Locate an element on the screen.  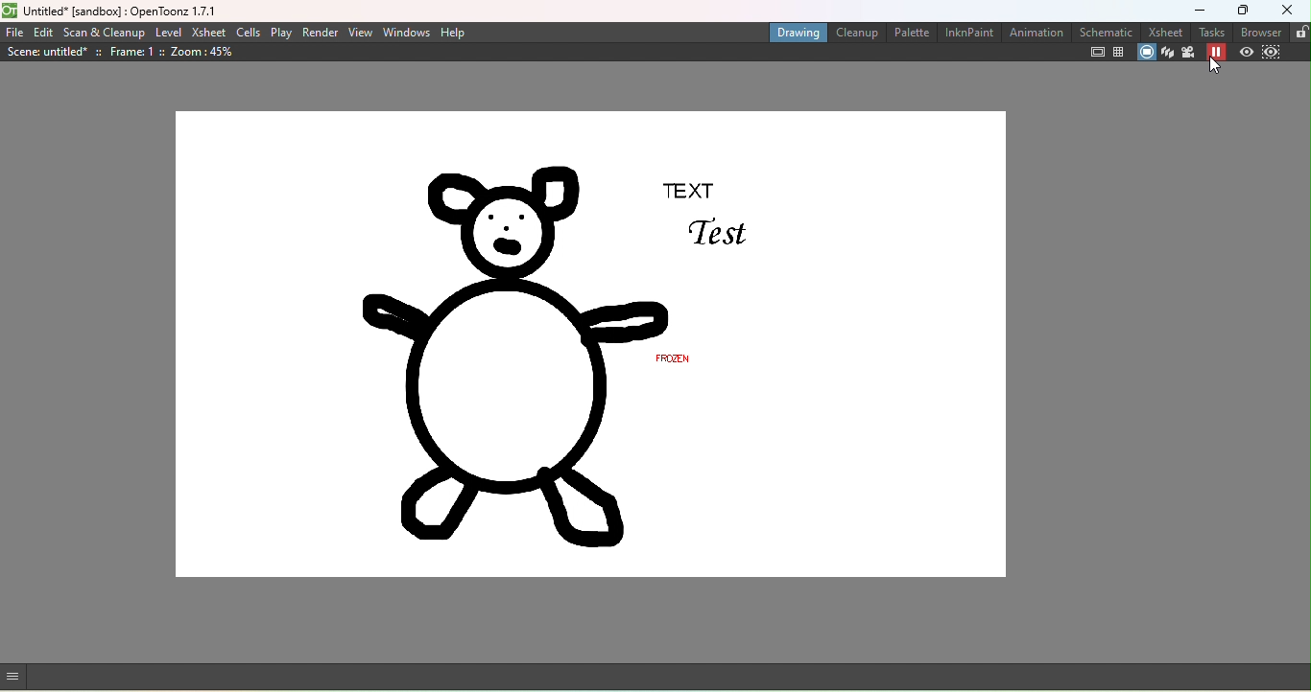
Level is located at coordinates (167, 33).